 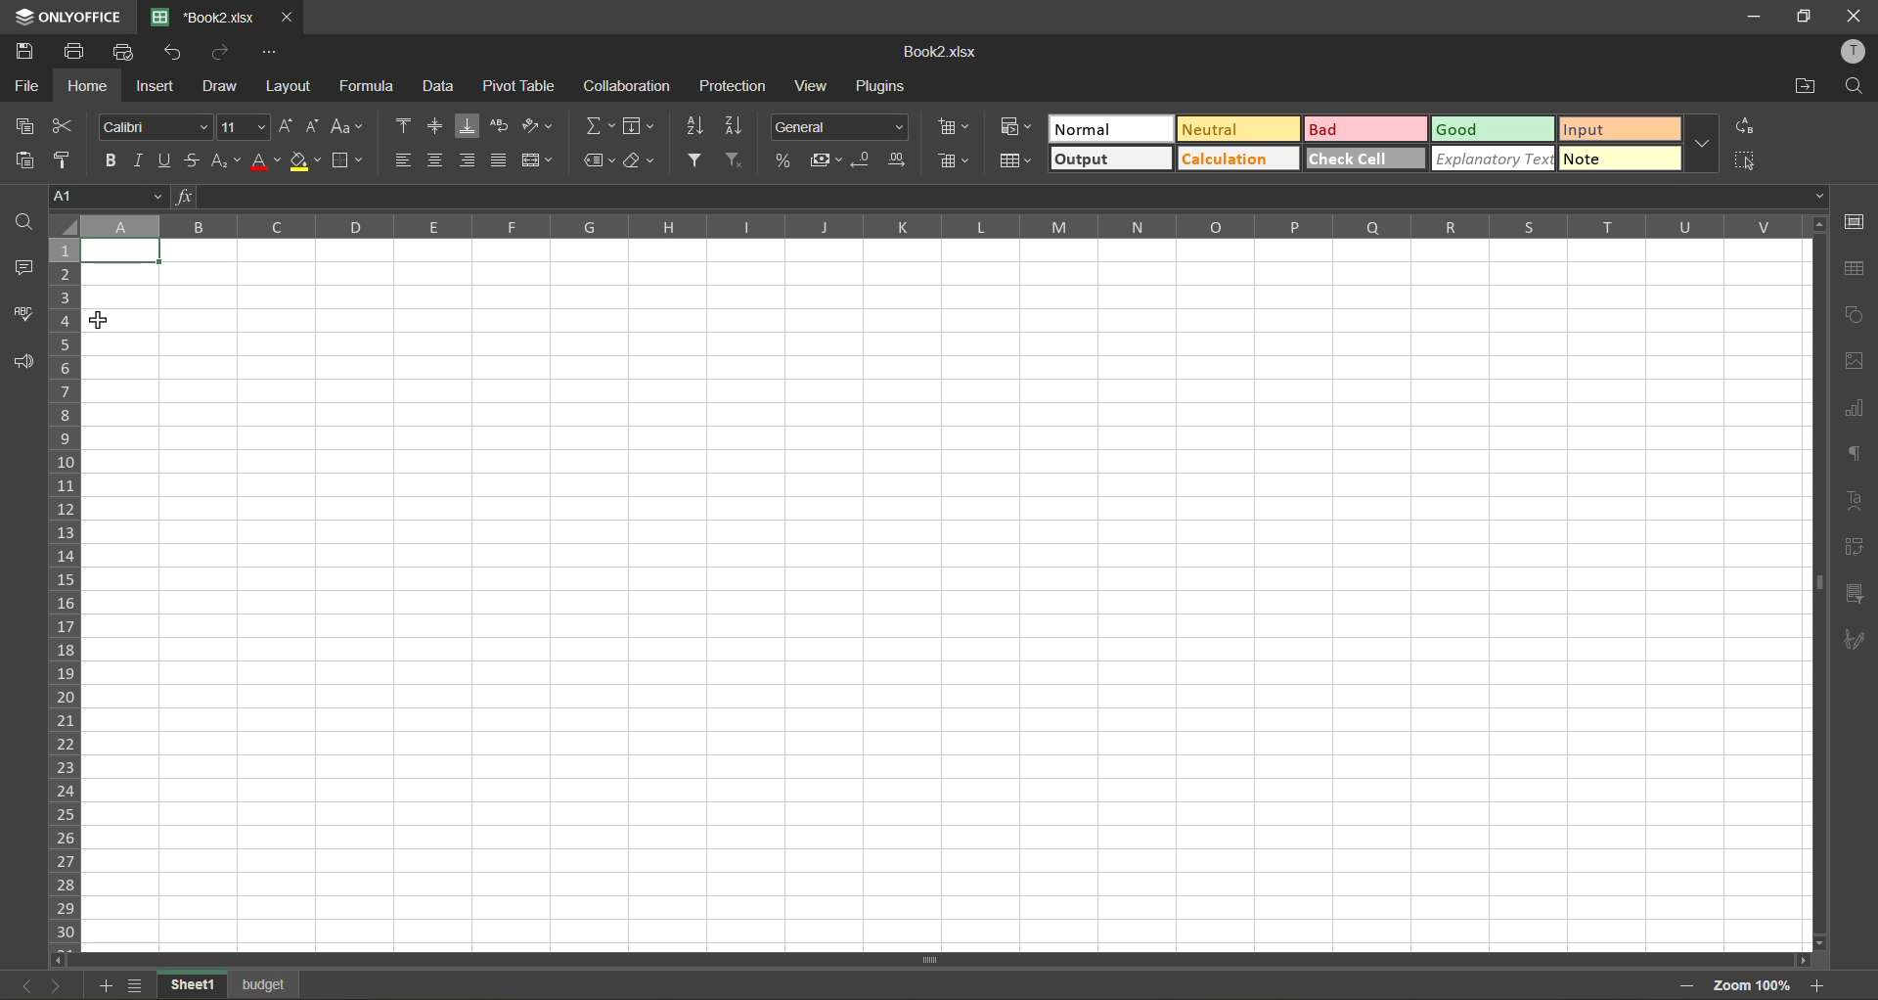 I want to click on protection, so click(x=736, y=87).